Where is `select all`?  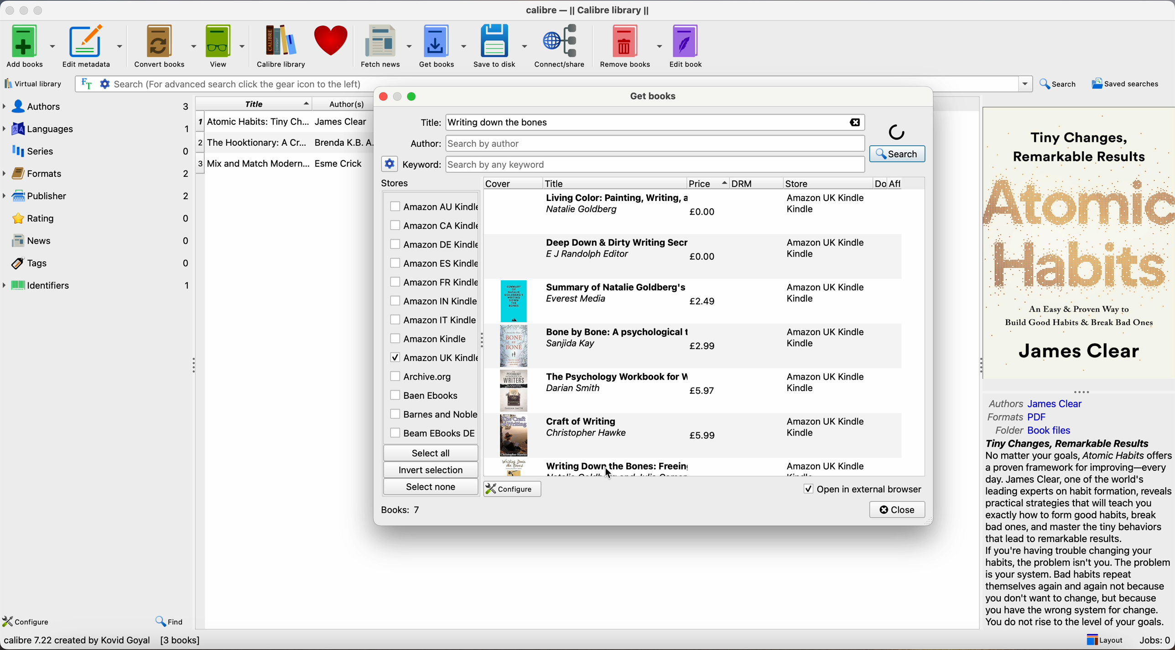
select all is located at coordinates (430, 452).